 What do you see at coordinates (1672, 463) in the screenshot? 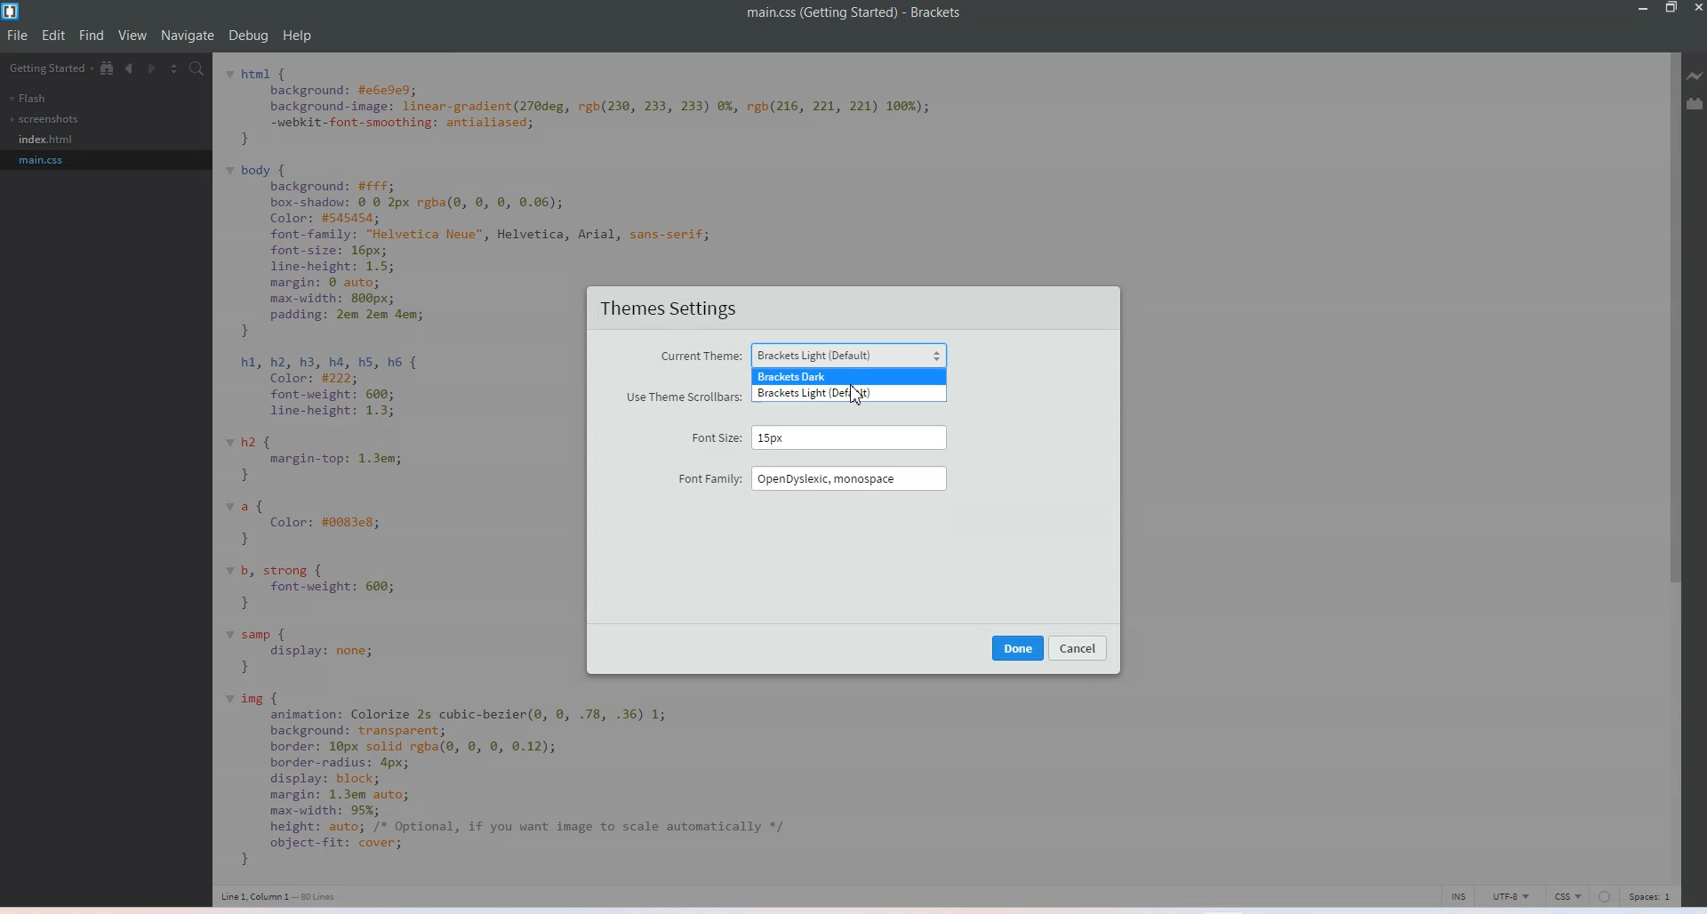
I see `Vertical Scroll bar` at bounding box center [1672, 463].